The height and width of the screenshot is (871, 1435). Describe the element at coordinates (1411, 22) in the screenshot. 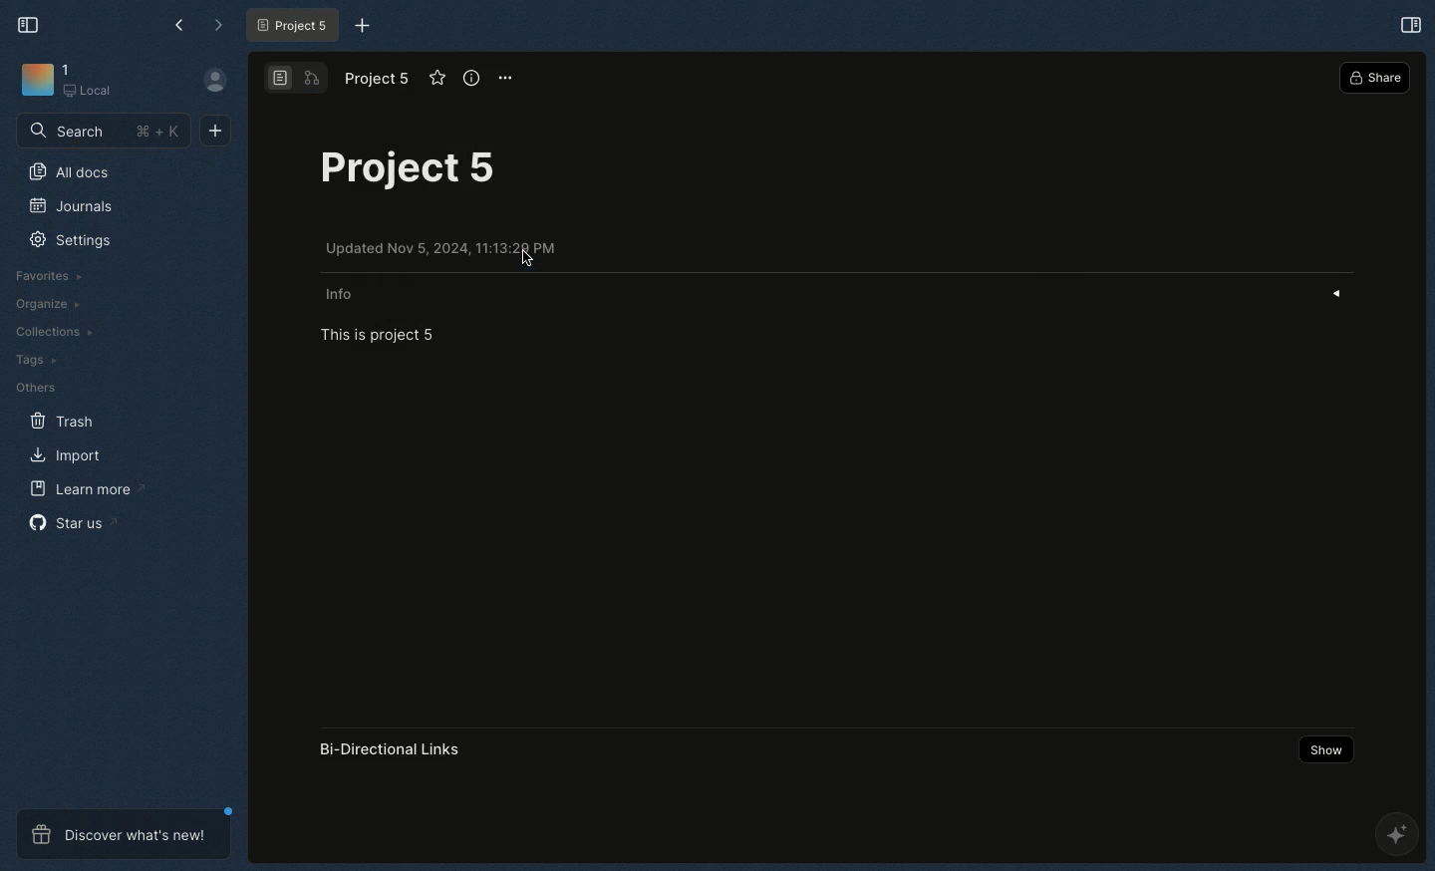

I see `Expand sidebar` at that location.